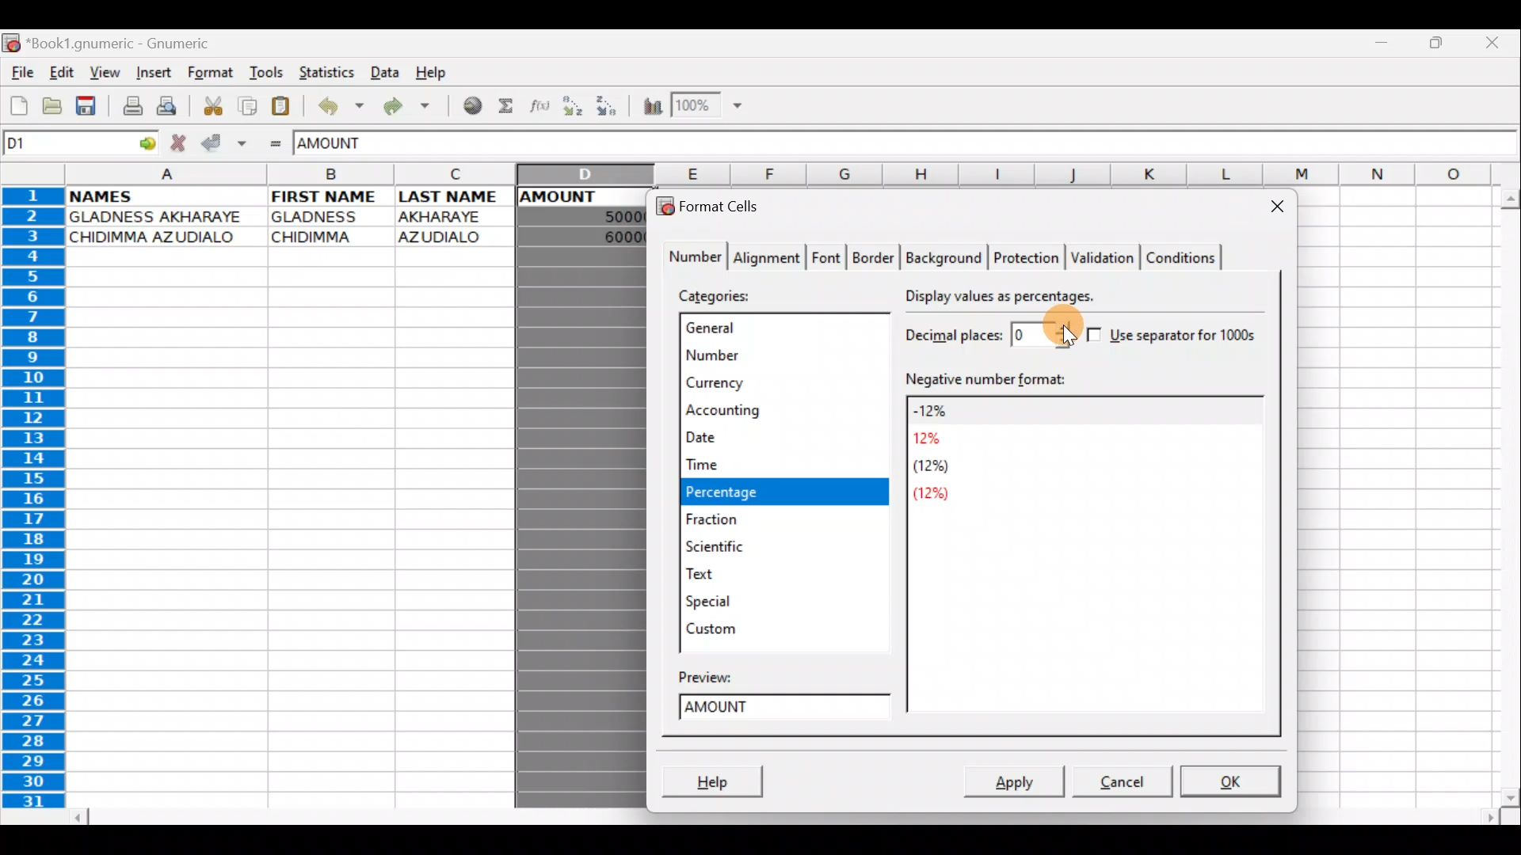  Describe the element at coordinates (437, 74) in the screenshot. I see `Help` at that location.